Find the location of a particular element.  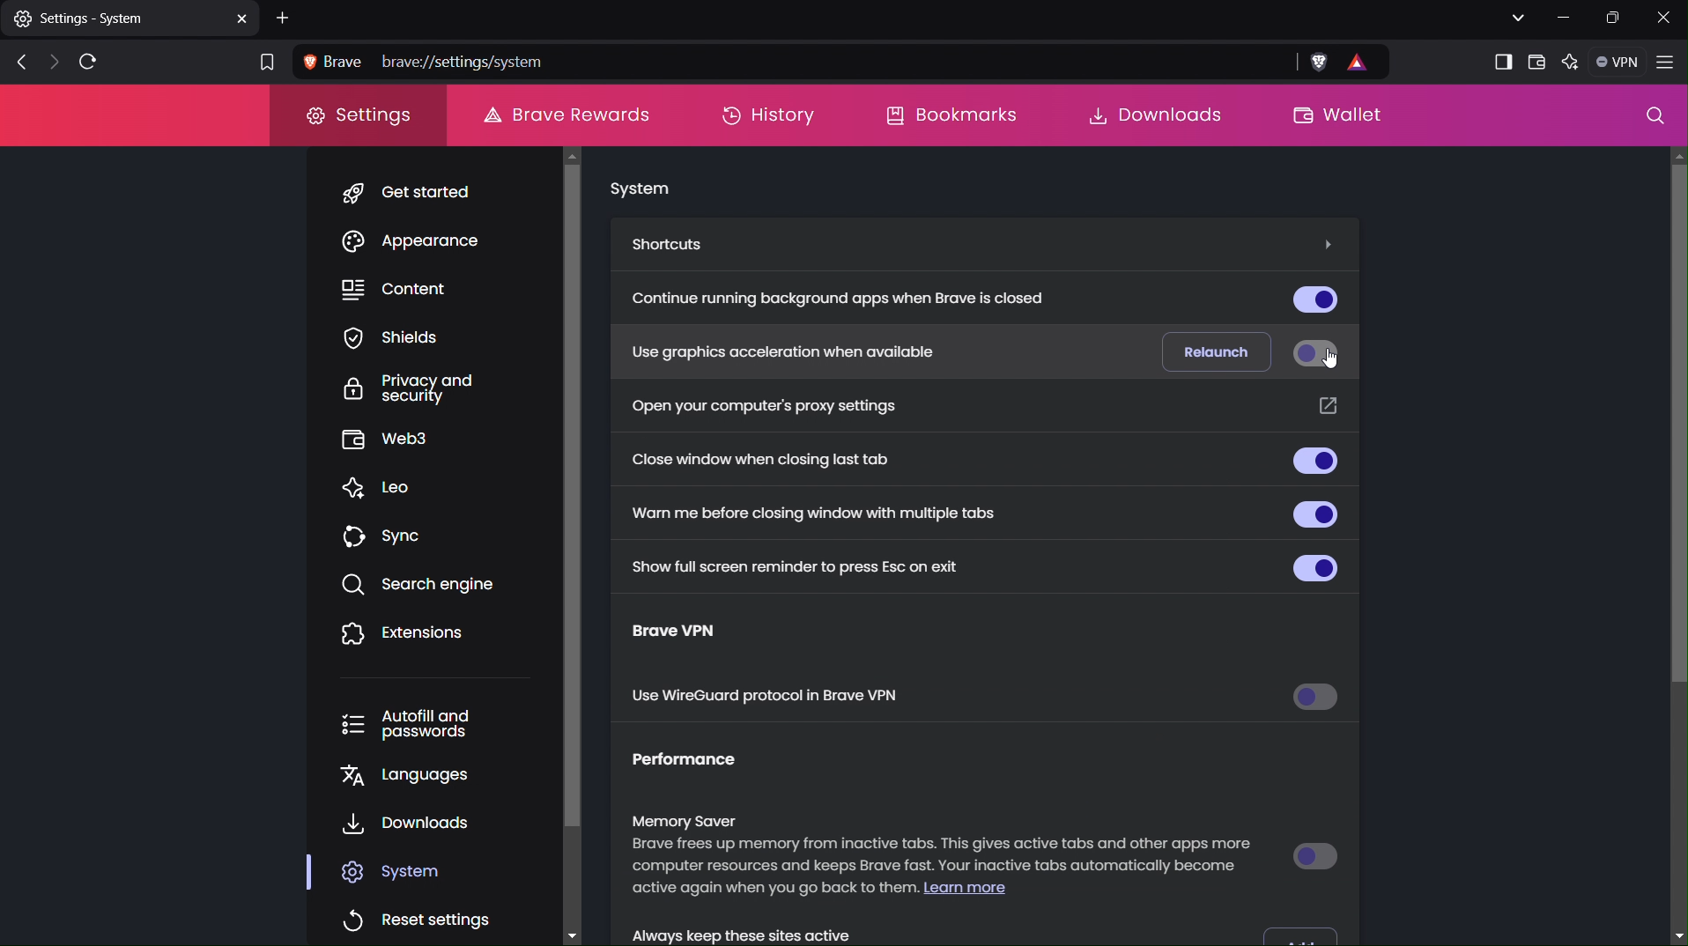

Leo AI is located at coordinates (1568, 64).